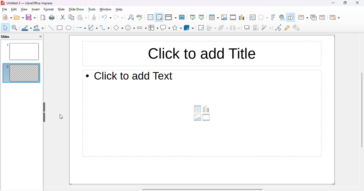 The width and height of the screenshot is (364, 191). What do you see at coordinates (106, 18) in the screenshot?
I see `undo` at bounding box center [106, 18].